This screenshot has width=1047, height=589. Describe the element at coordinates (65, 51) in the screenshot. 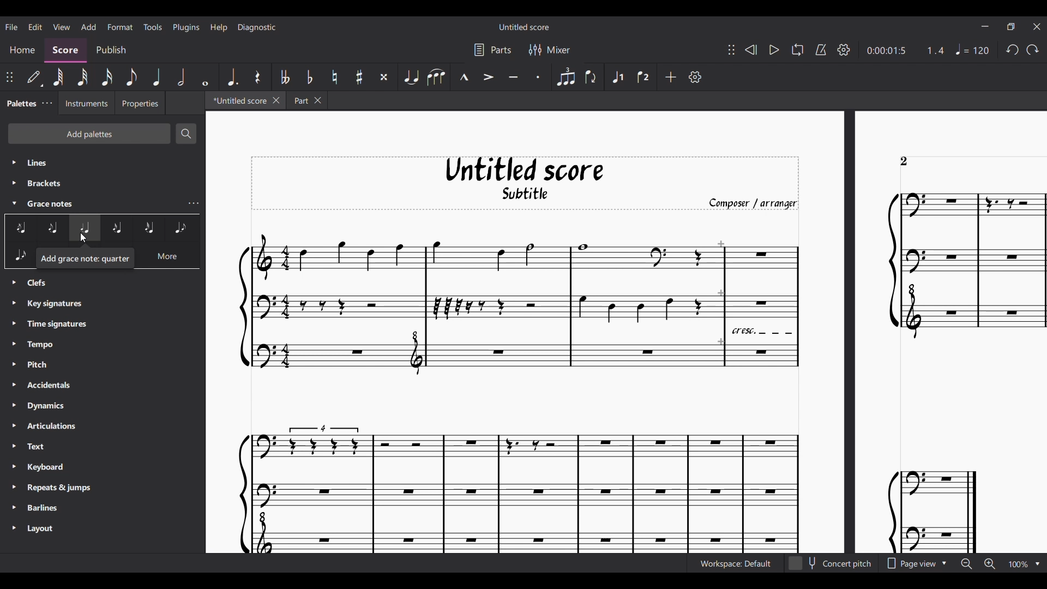

I see `Score, current section highlighted` at that location.